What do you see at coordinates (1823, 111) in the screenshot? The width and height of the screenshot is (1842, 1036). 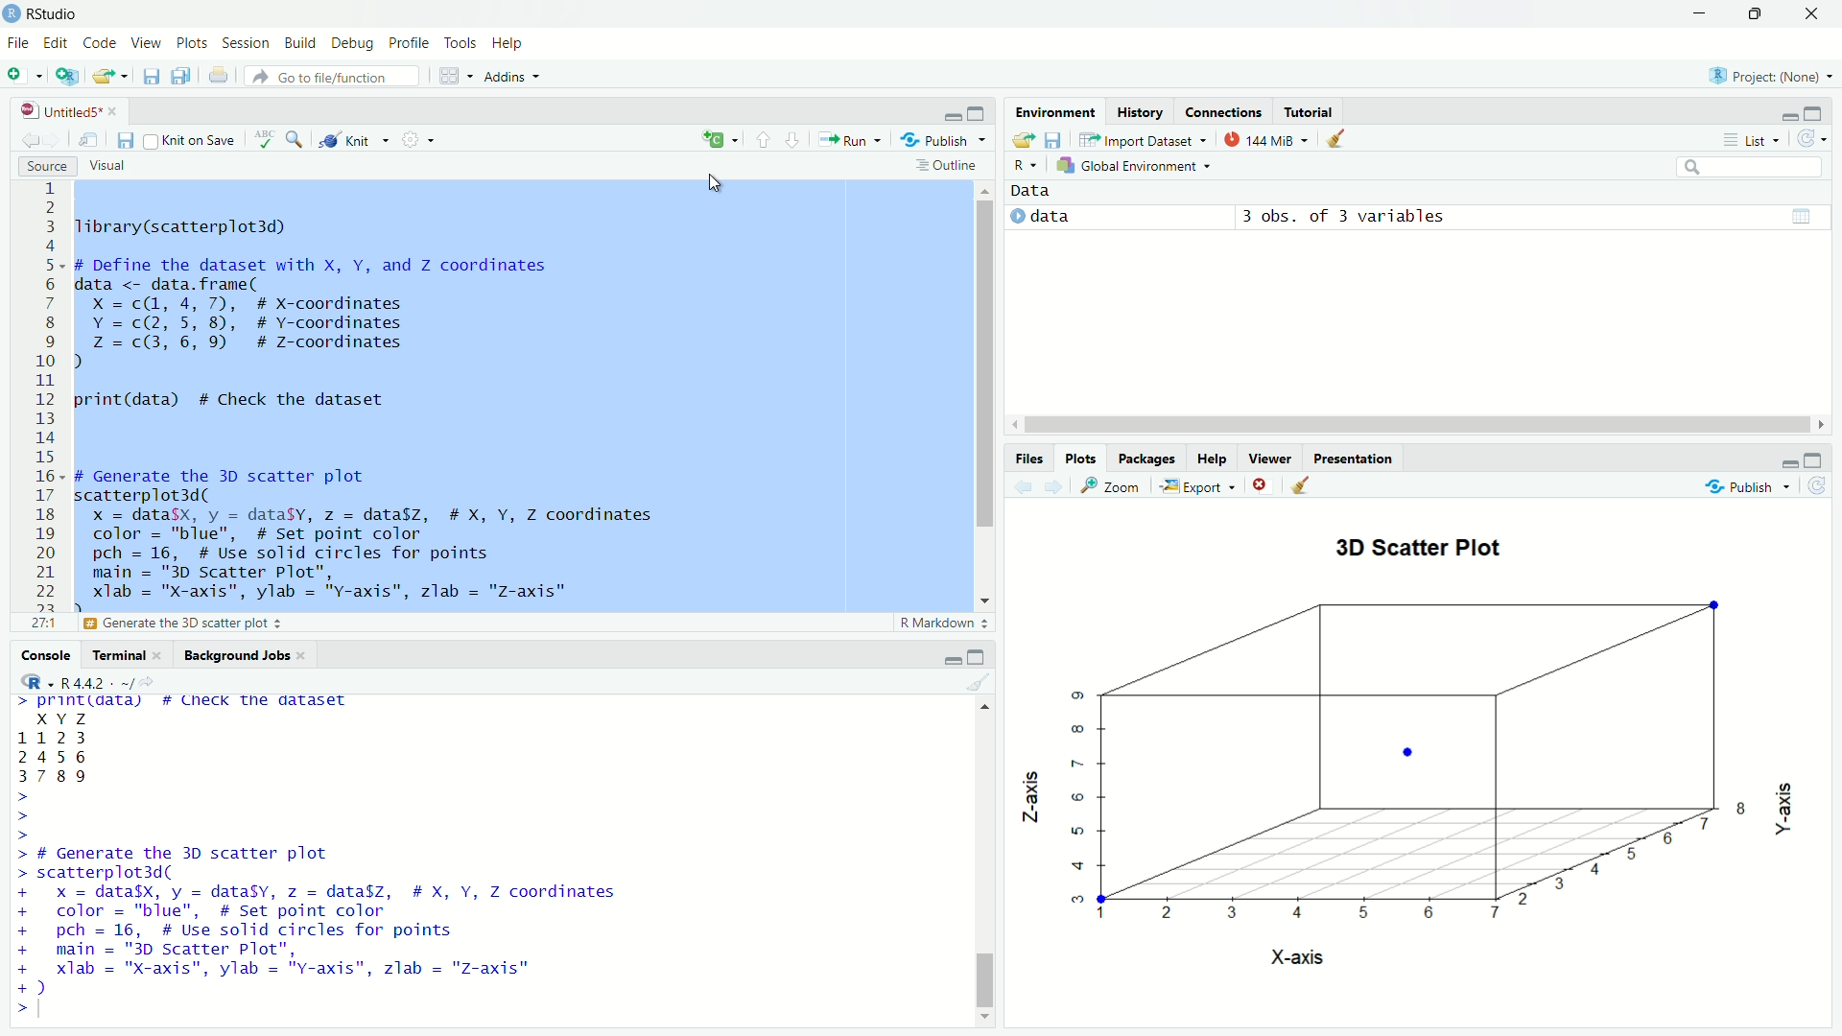 I see `maximize` at bounding box center [1823, 111].